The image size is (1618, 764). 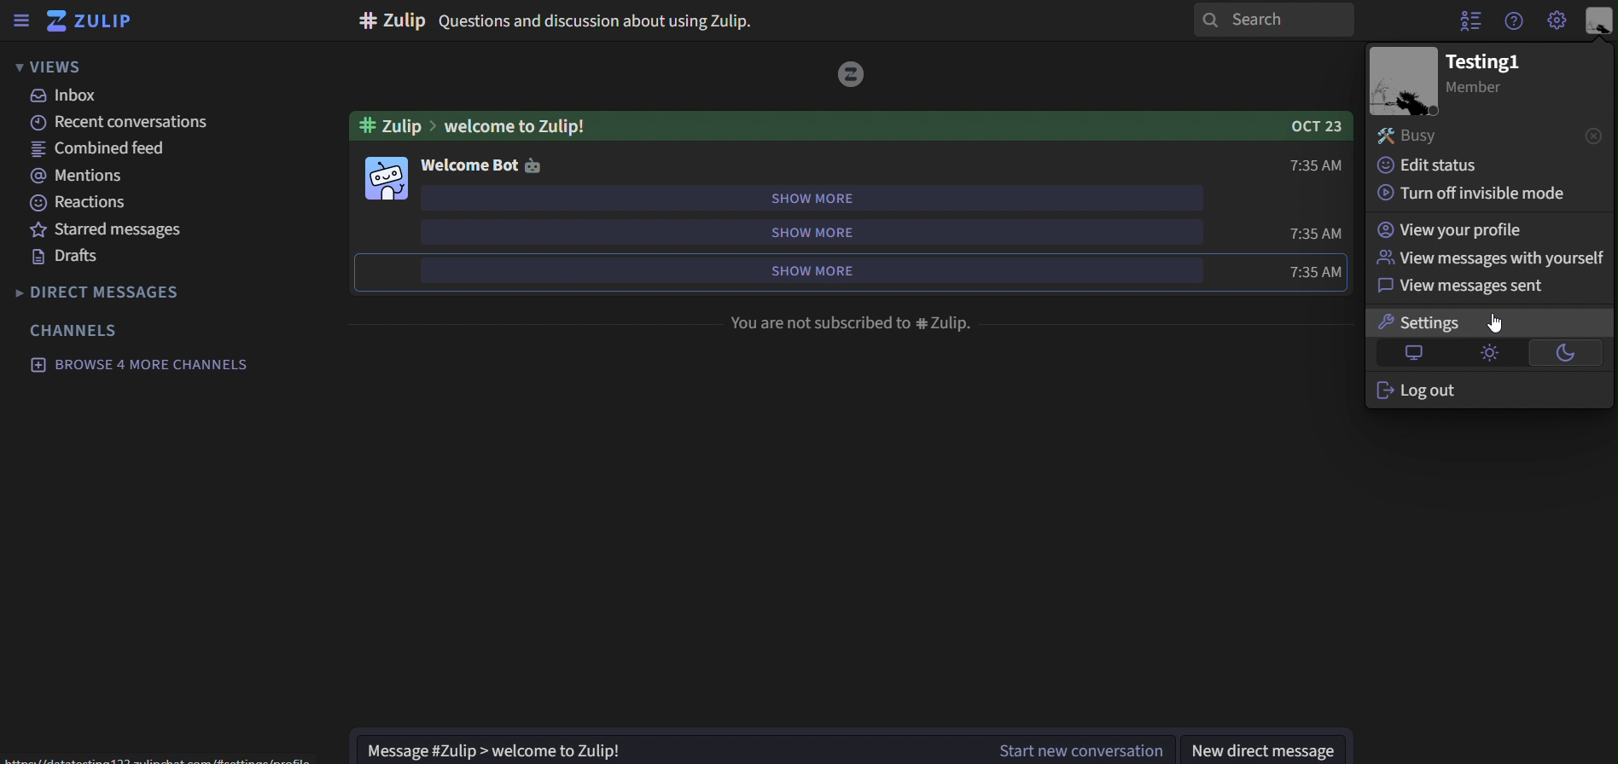 What do you see at coordinates (557, 20) in the screenshot?
I see `#Zulip Questions and discussion about using Zulip` at bounding box center [557, 20].